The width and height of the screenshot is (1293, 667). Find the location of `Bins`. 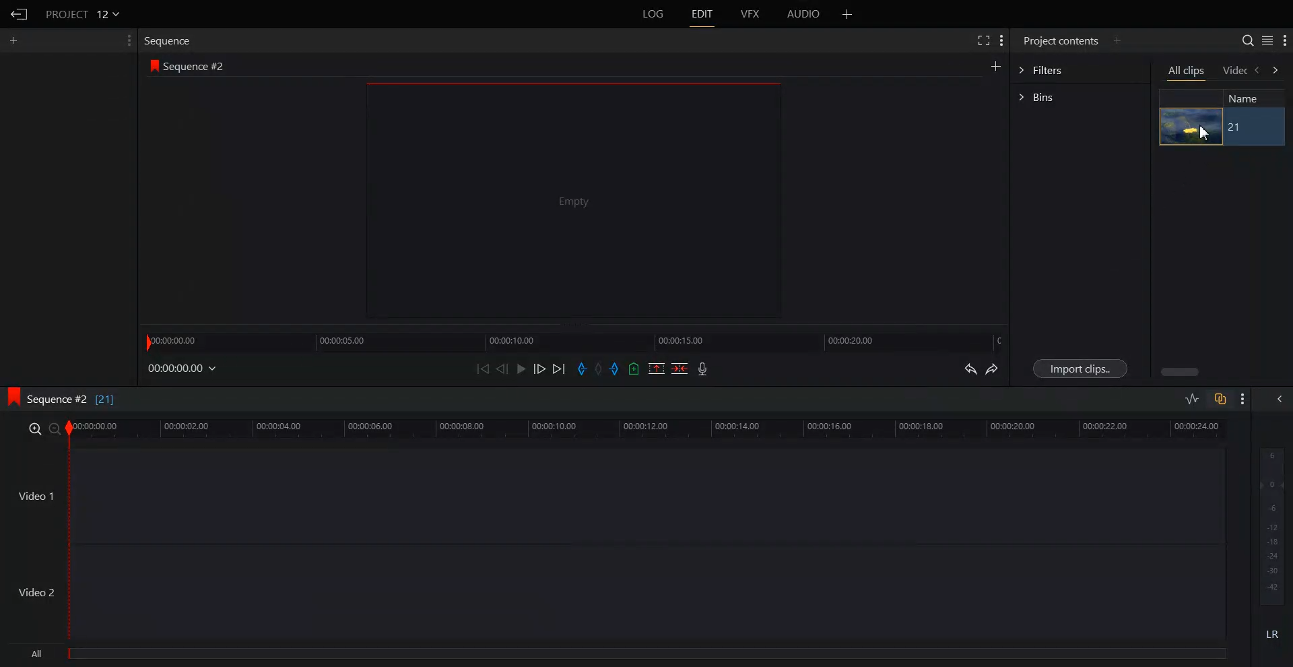

Bins is located at coordinates (1080, 97).